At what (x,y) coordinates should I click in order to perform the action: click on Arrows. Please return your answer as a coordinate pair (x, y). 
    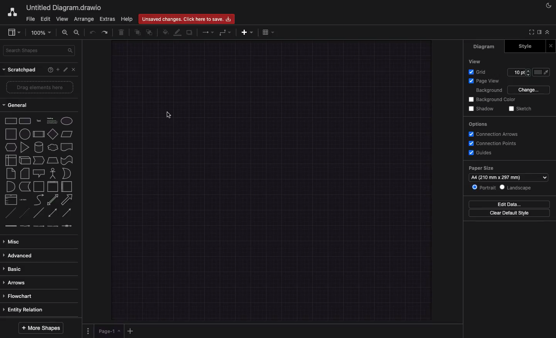
    Looking at the image, I should click on (207, 32).